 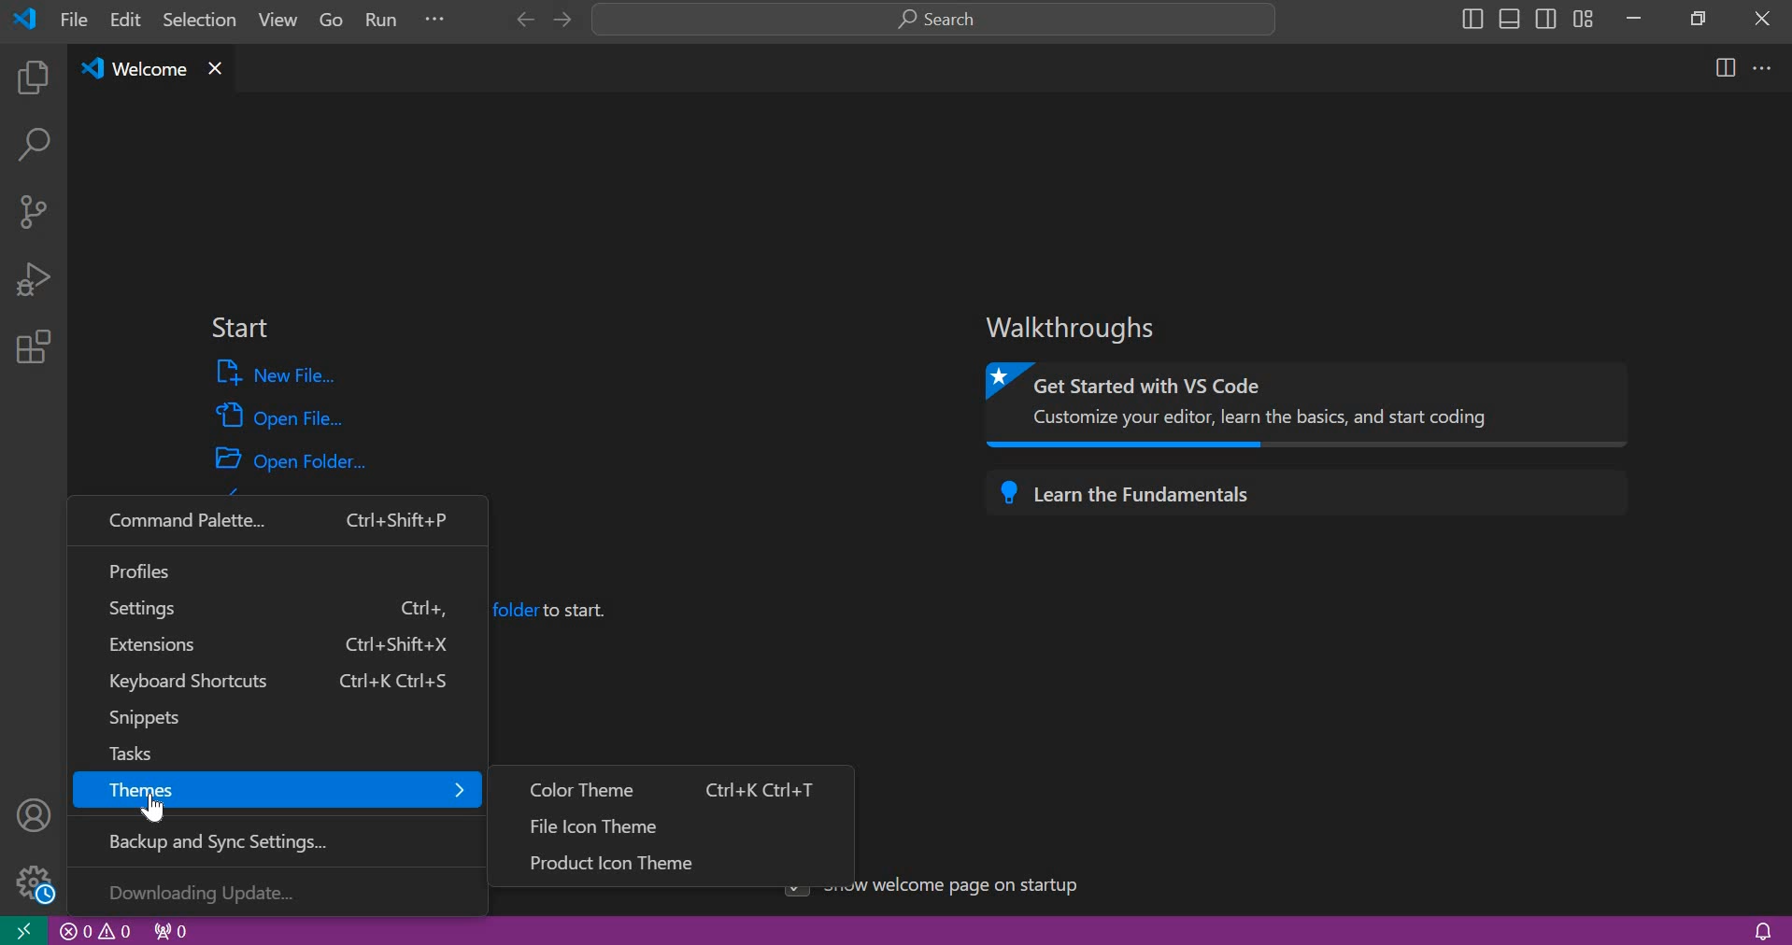 I want to click on split editor right, so click(x=1727, y=67).